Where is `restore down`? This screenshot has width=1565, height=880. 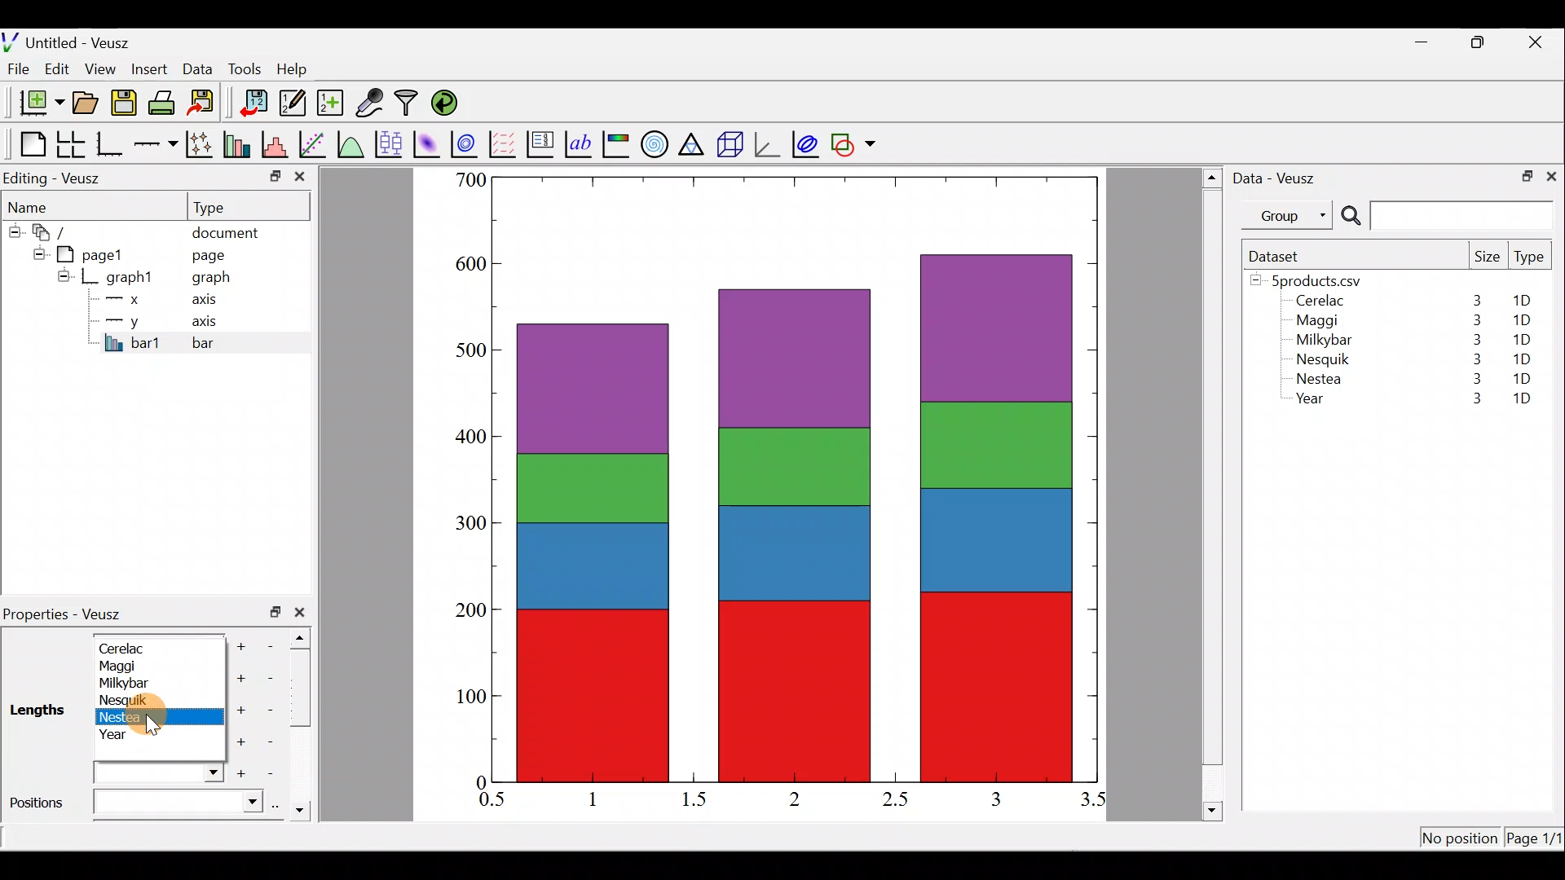 restore down is located at coordinates (1480, 42).